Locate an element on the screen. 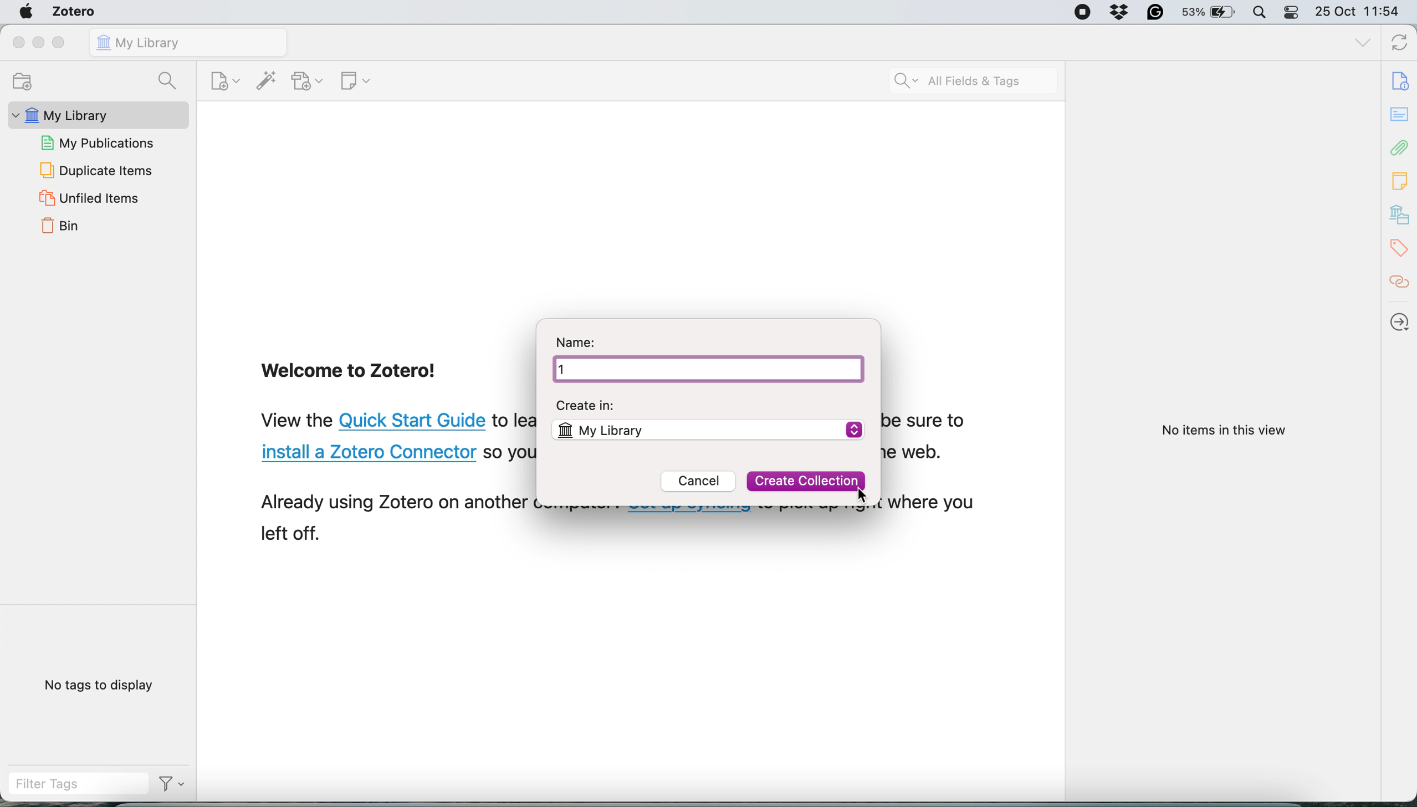 This screenshot has width=1417, height=807. Cursor Position is located at coordinates (863, 494).